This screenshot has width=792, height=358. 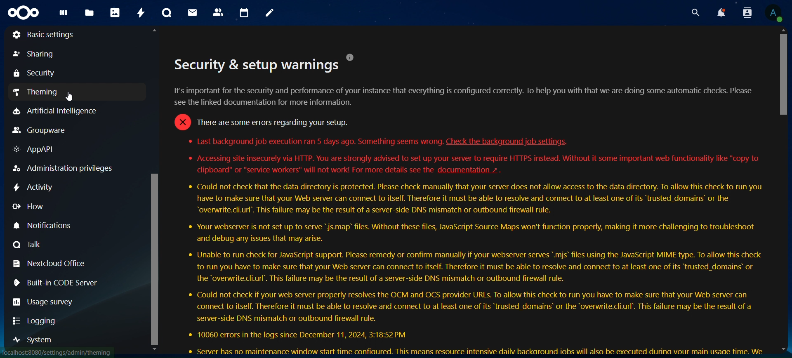 What do you see at coordinates (29, 245) in the screenshot?
I see `talk` at bounding box center [29, 245].